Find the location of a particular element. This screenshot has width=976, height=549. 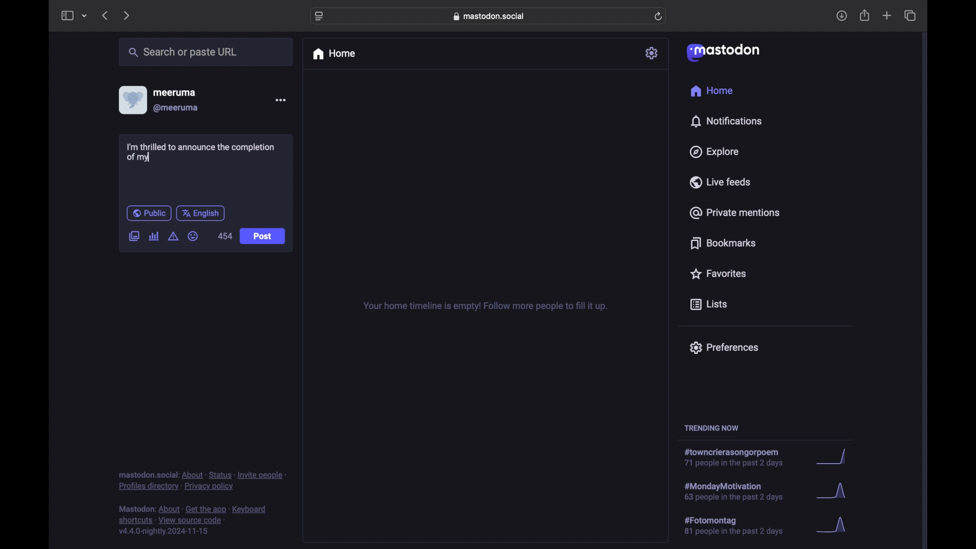

favorites is located at coordinates (718, 273).